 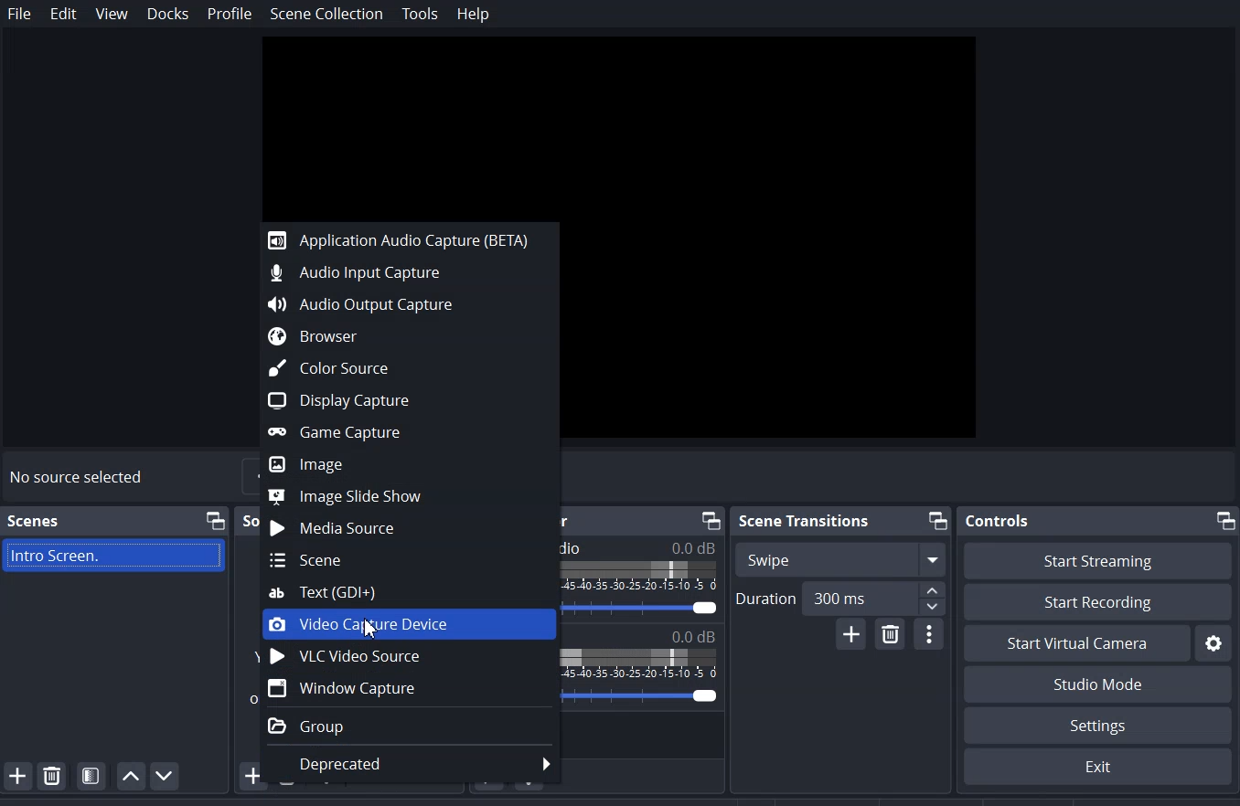 I want to click on Text, so click(x=640, y=633).